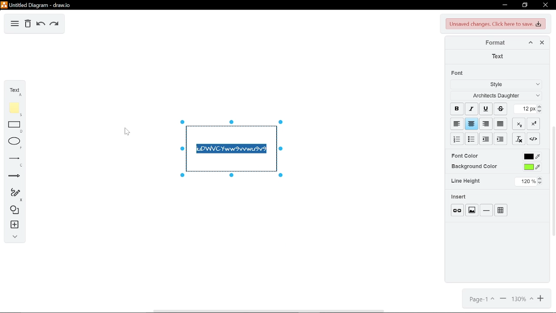  Describe the element at coordinates (486, 210) in the screenshot. I see `insert horizontal rule` at that location.